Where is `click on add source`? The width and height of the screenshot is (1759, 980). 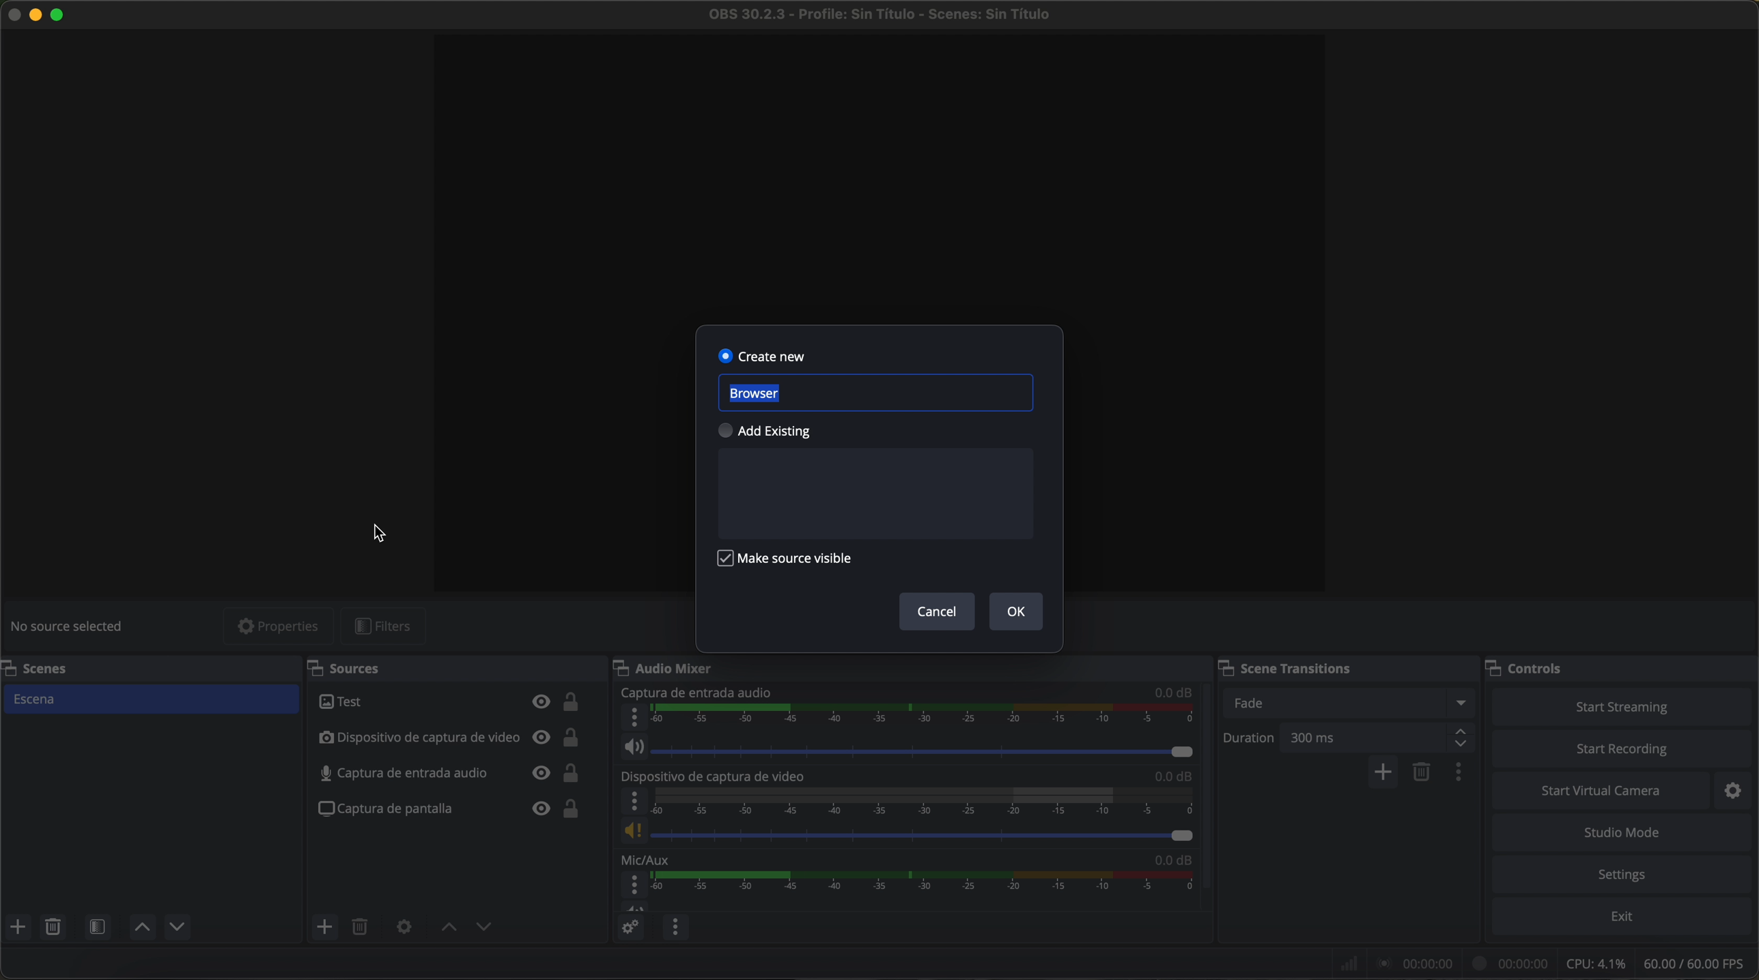
click on add source is located at coordinates (326, 927).